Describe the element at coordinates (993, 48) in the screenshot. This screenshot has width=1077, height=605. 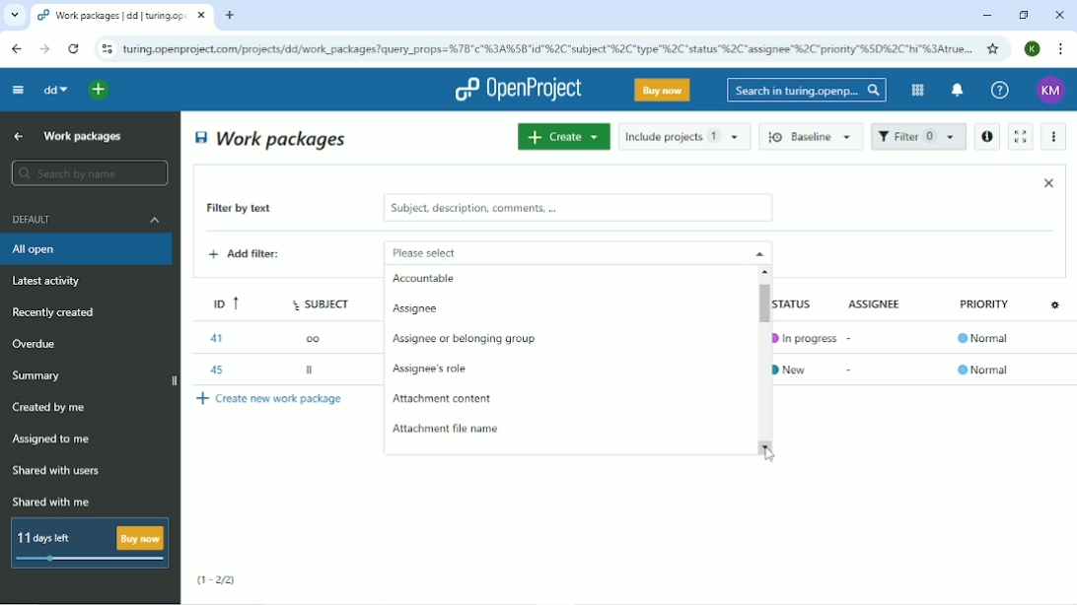
I see `Bookmark this tab` at that location.